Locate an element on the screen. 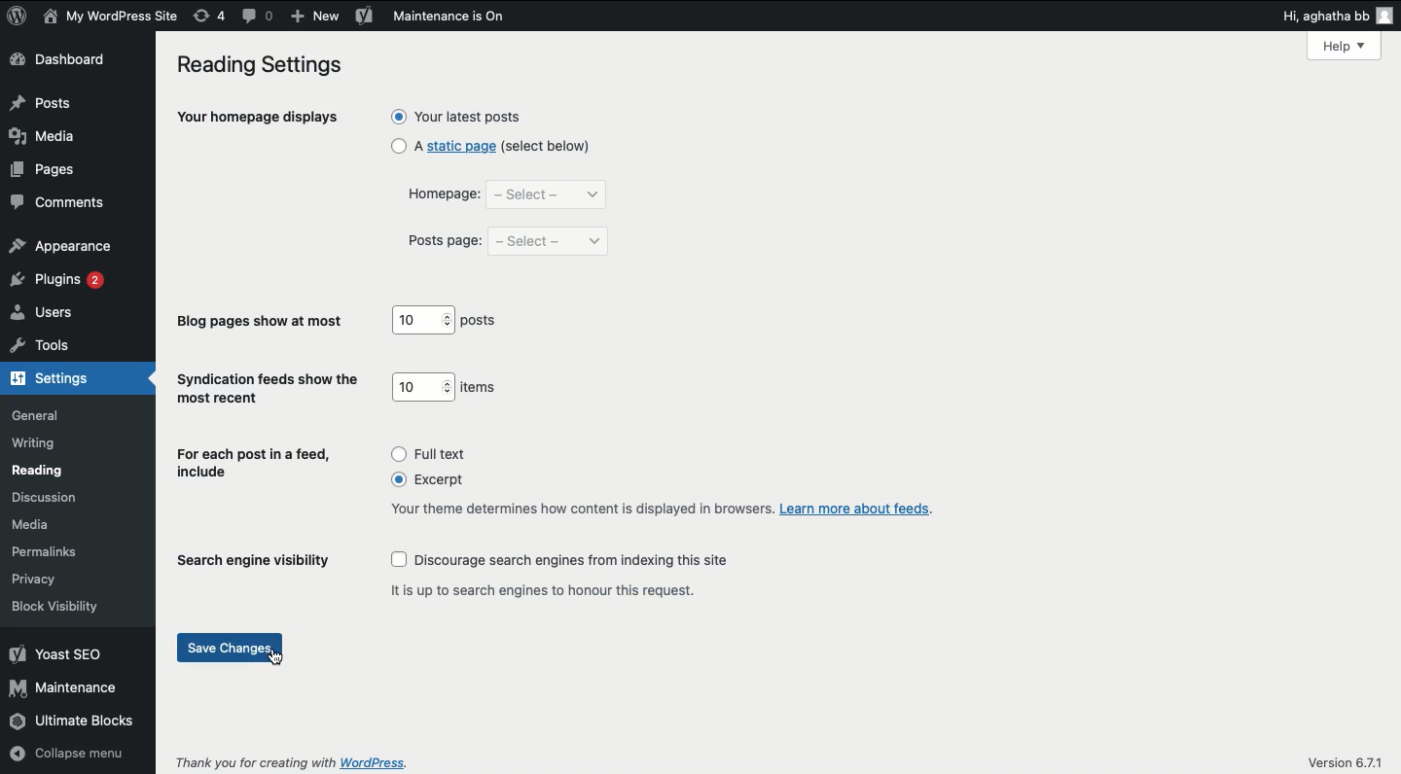 The width and height of the screenshot is (1401, 774). select is located at coordinates (549, 242).